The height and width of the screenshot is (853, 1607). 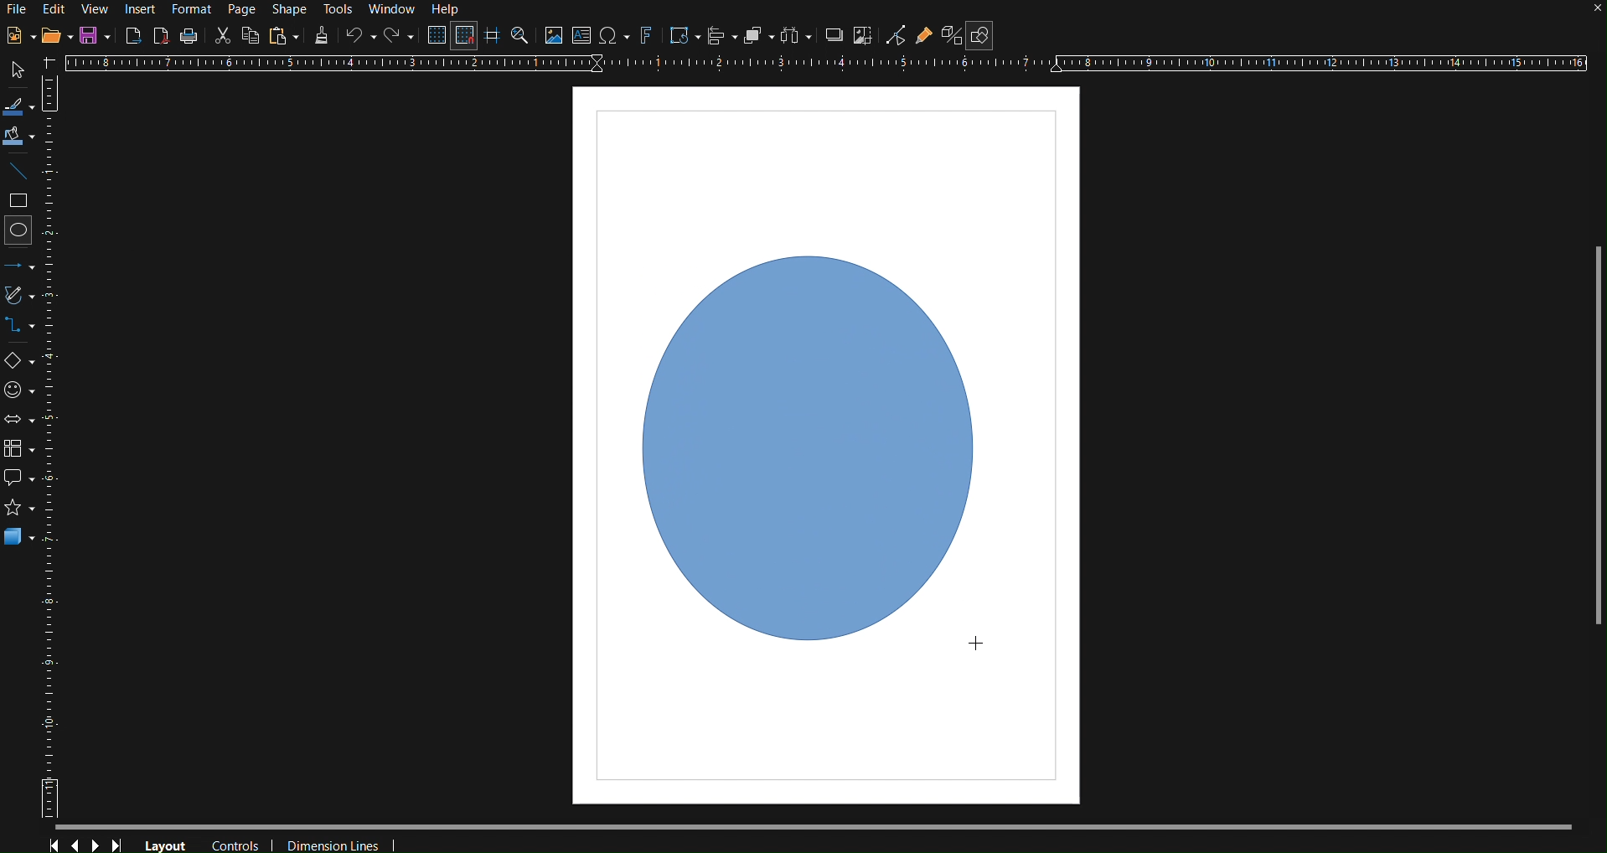 What do you see at coordinates (16, 37) in the screenshot?
I see `New` at bounding box center [16, 37].